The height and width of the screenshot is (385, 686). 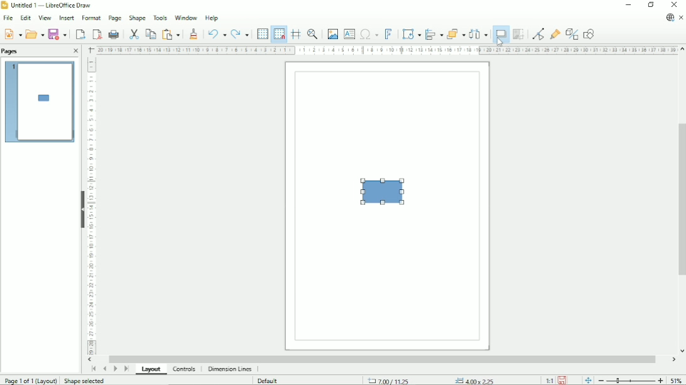 What do you see at coordinates (261, 34) in the screenshot?
I see `Display grid` at bounding box center [261, 34].